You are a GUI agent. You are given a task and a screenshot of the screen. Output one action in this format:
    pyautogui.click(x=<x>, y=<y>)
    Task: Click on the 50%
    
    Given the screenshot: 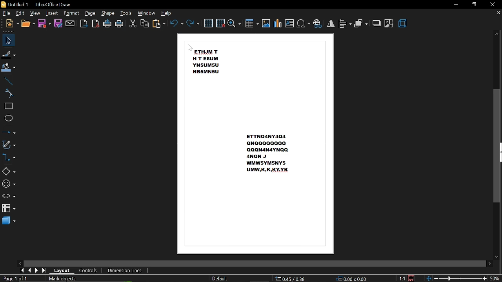 What is the action you would take?
    pyautogui.click(x=495, y=279)
    